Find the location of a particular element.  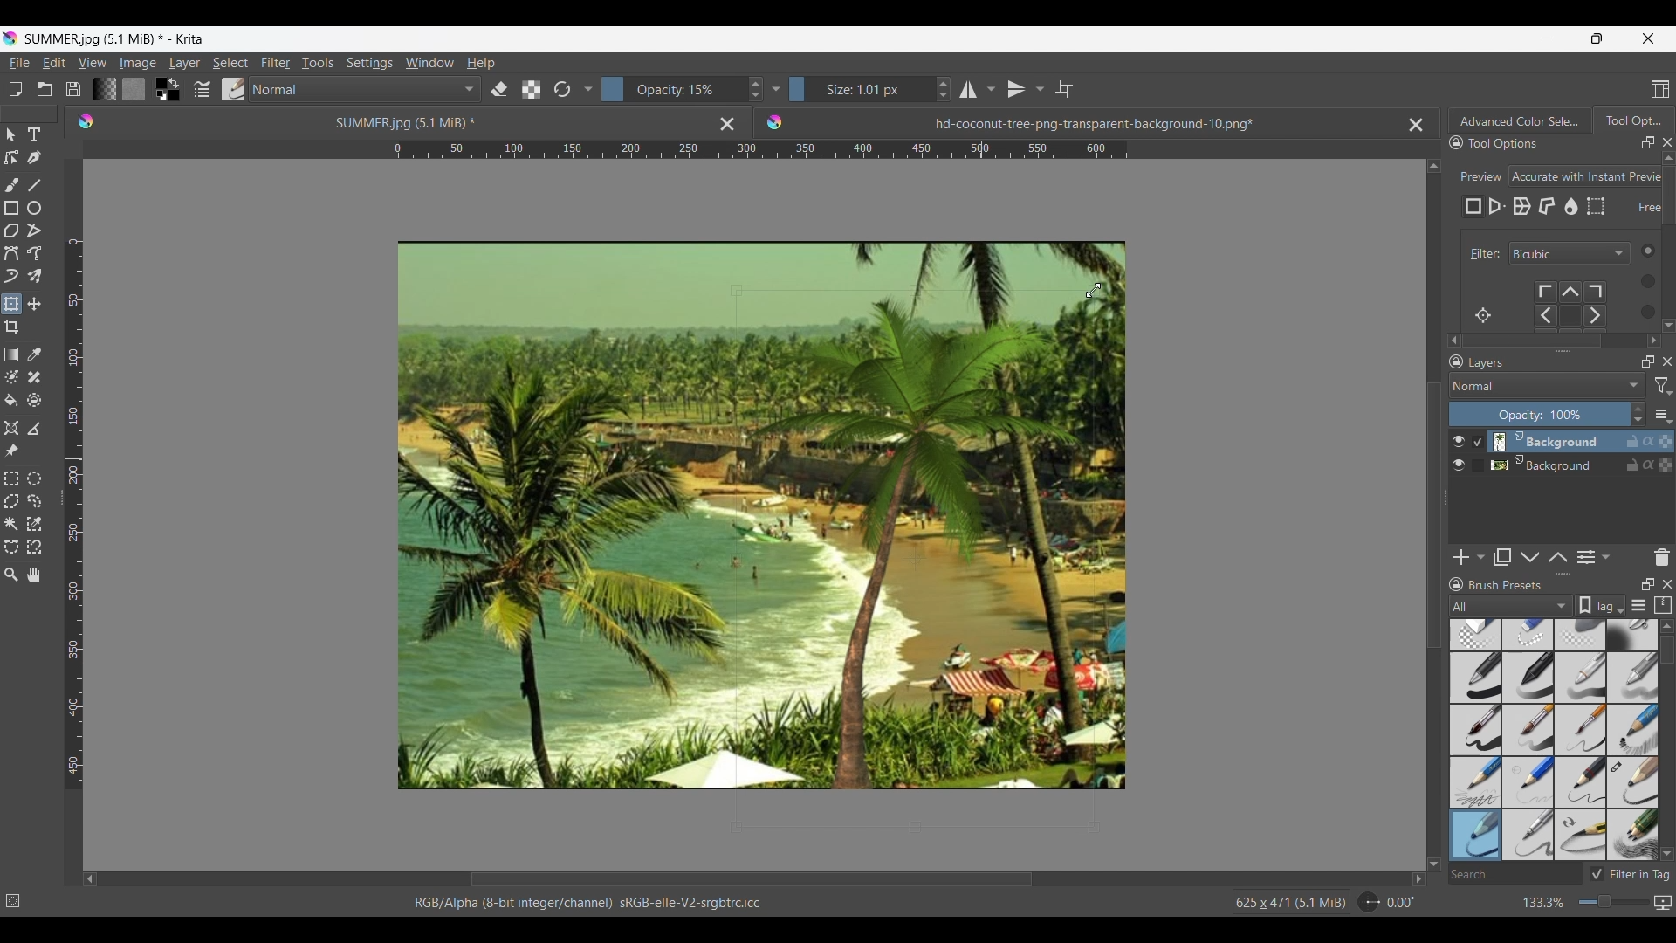

Show/Hide layer is located at coordinates (1460, 465).